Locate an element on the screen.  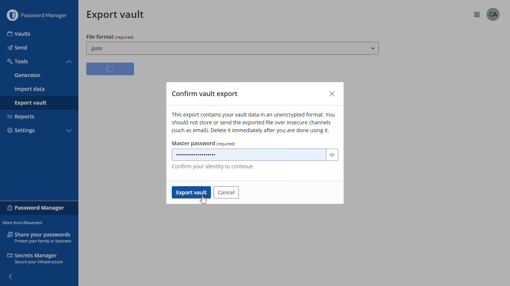
toggle visibility is located at coordinates (332, 155).